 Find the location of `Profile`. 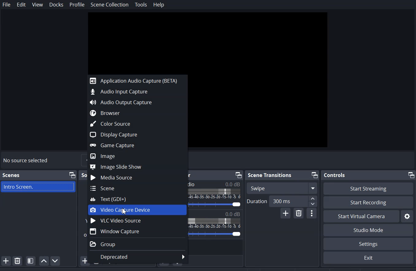

Profile is located at coordinates (77, 5).